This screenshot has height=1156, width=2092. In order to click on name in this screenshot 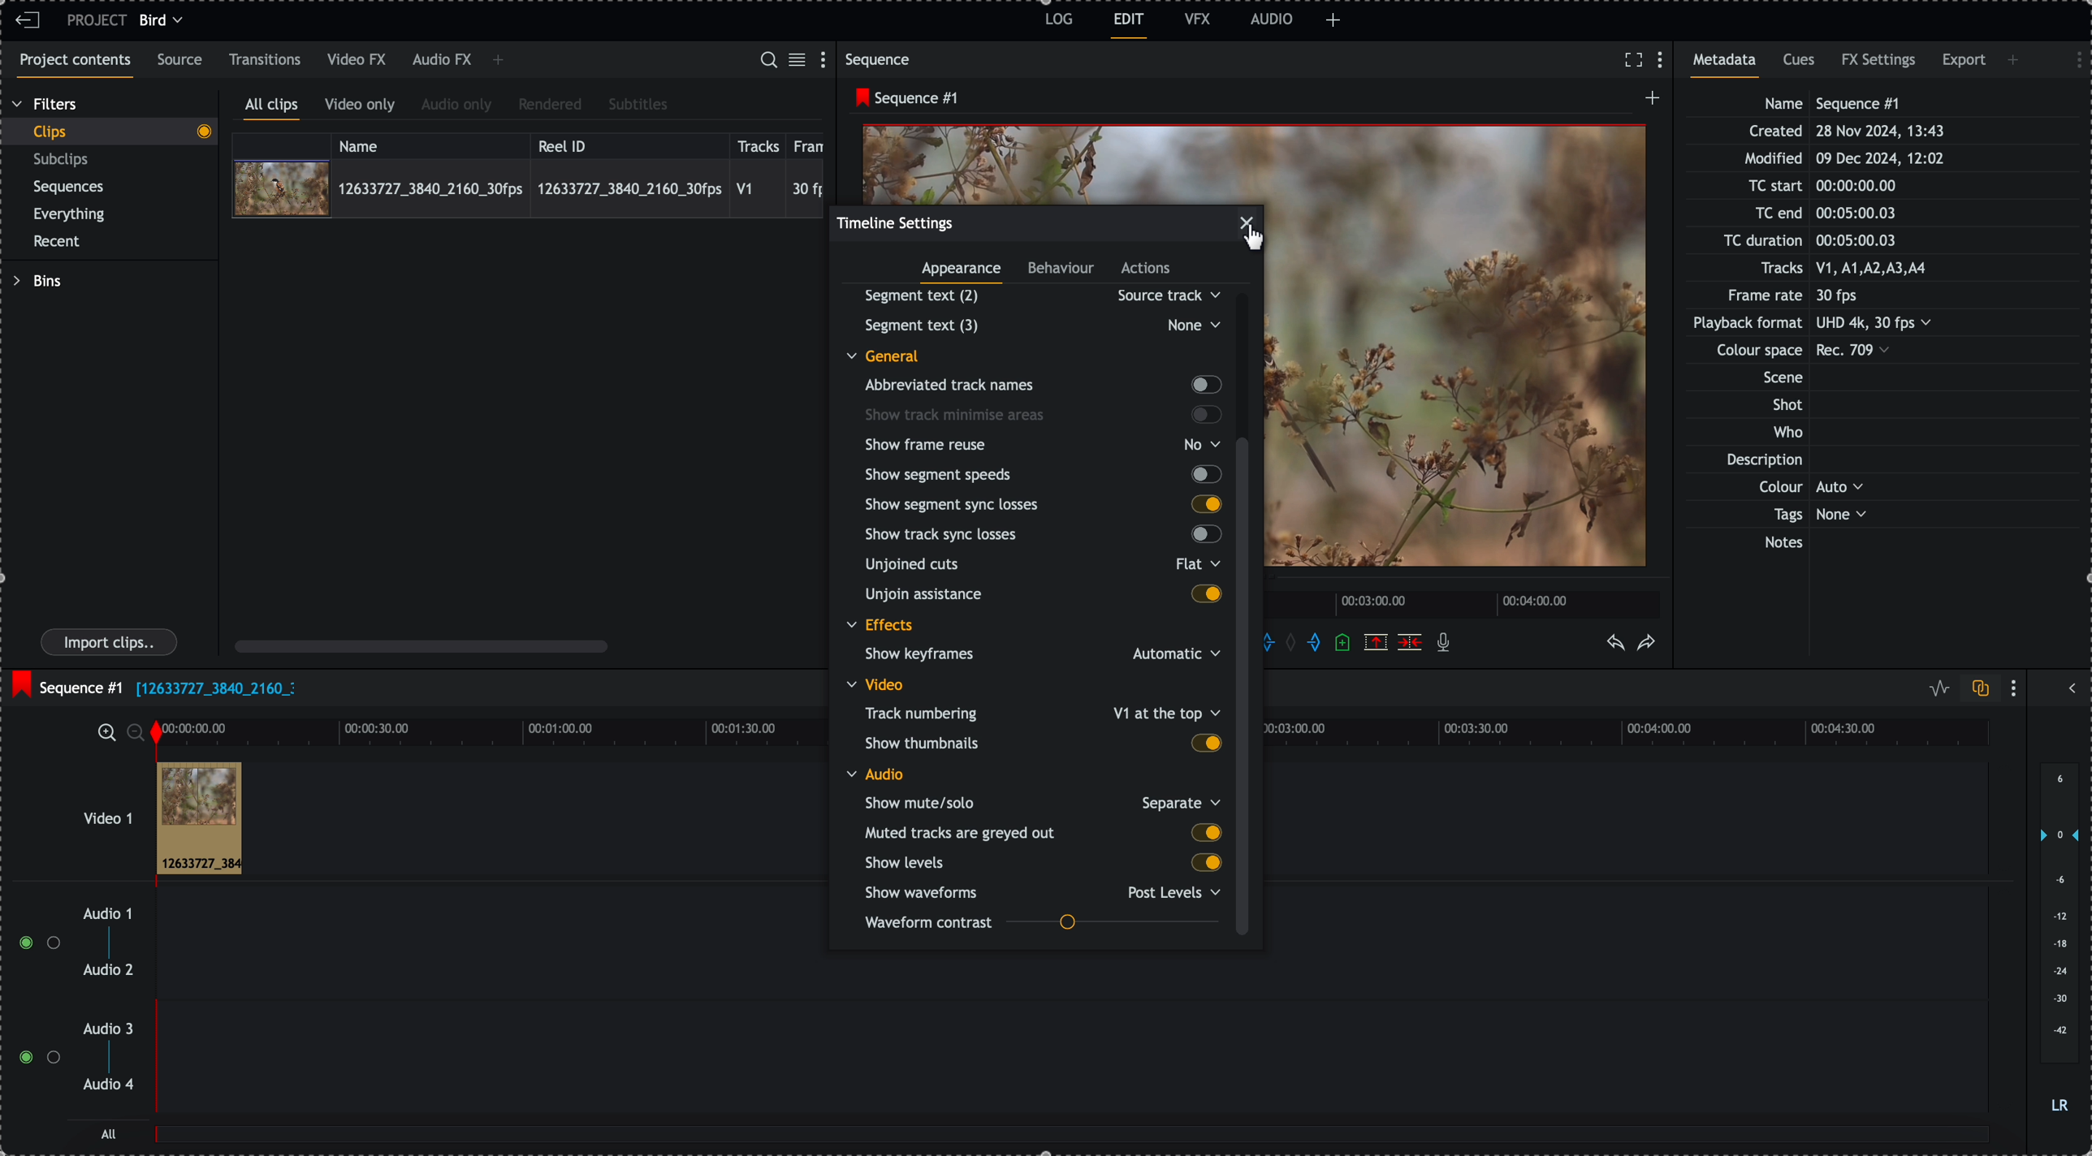, I will do `click(430, 144)`.